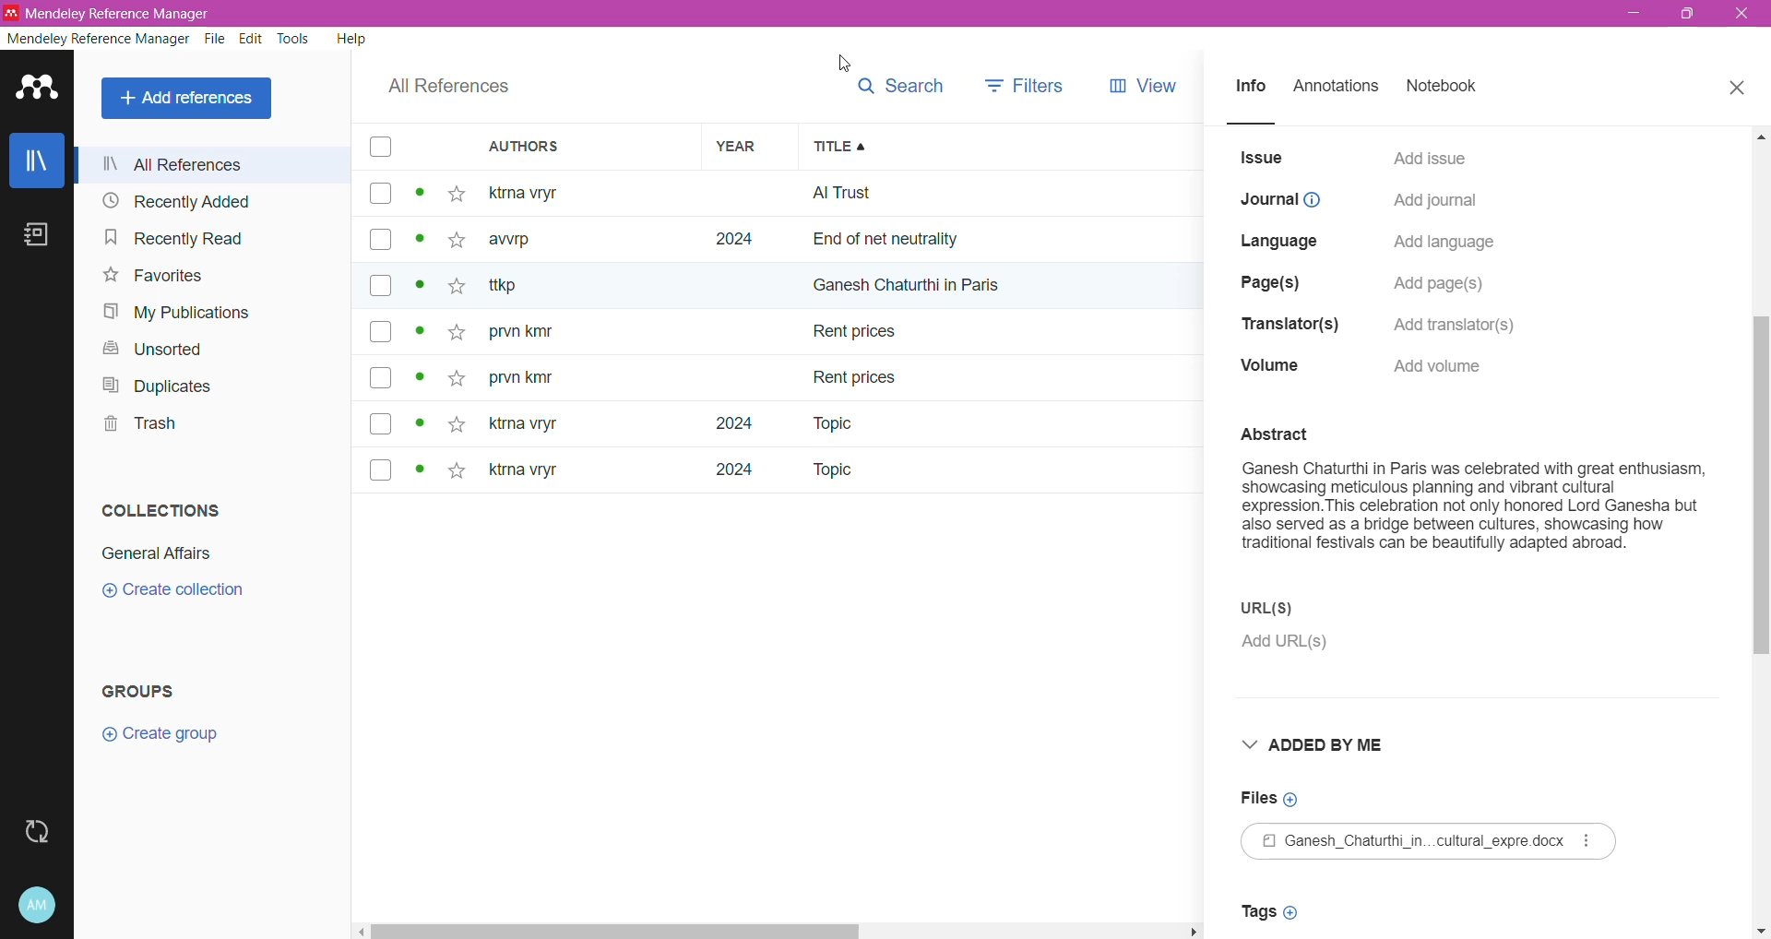 The height and width of the screenshot is (939, 1771). What do you see at coordinates (1444, 366) in the screenshot?
I see `Click to add volume` at bounding box center [1444, 366].